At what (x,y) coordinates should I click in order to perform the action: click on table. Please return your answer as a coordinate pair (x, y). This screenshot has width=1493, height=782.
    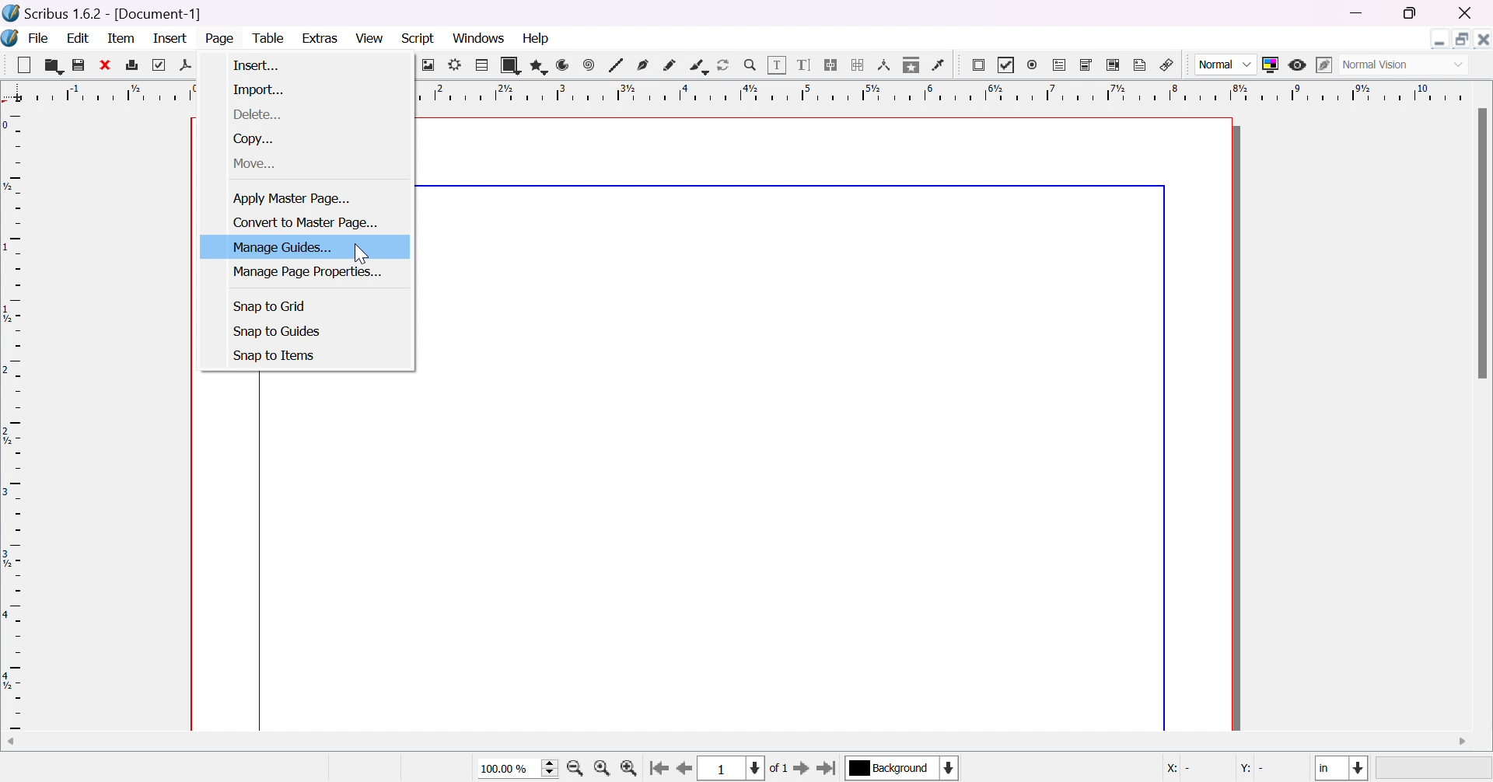
    Looking at the image, I should click on (271, 40).